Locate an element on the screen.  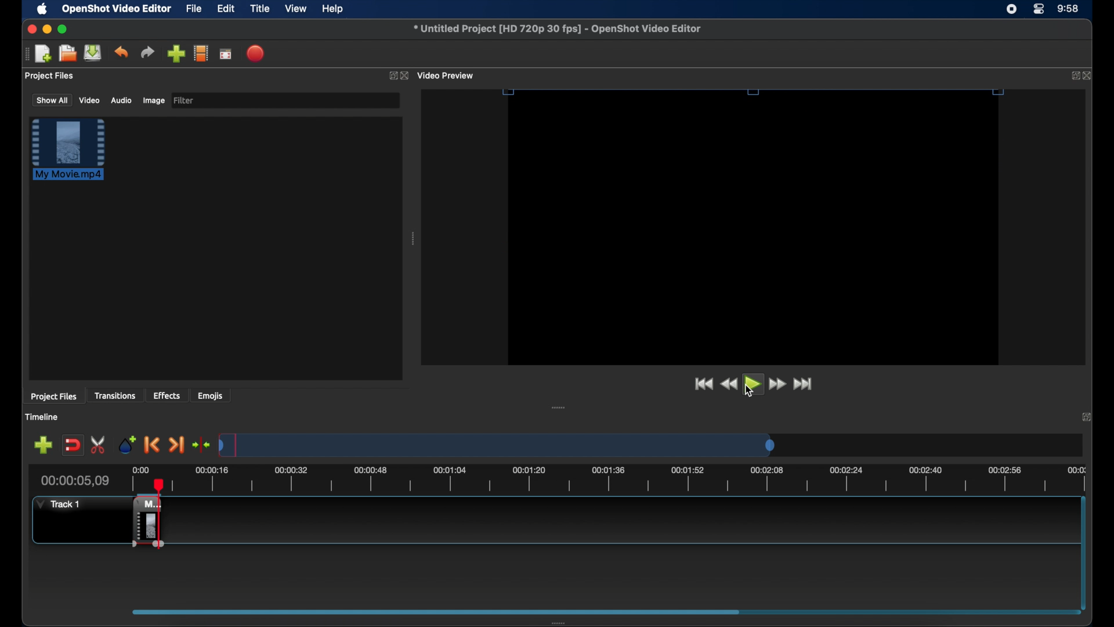
video preview is located at coordinates (447, 76).